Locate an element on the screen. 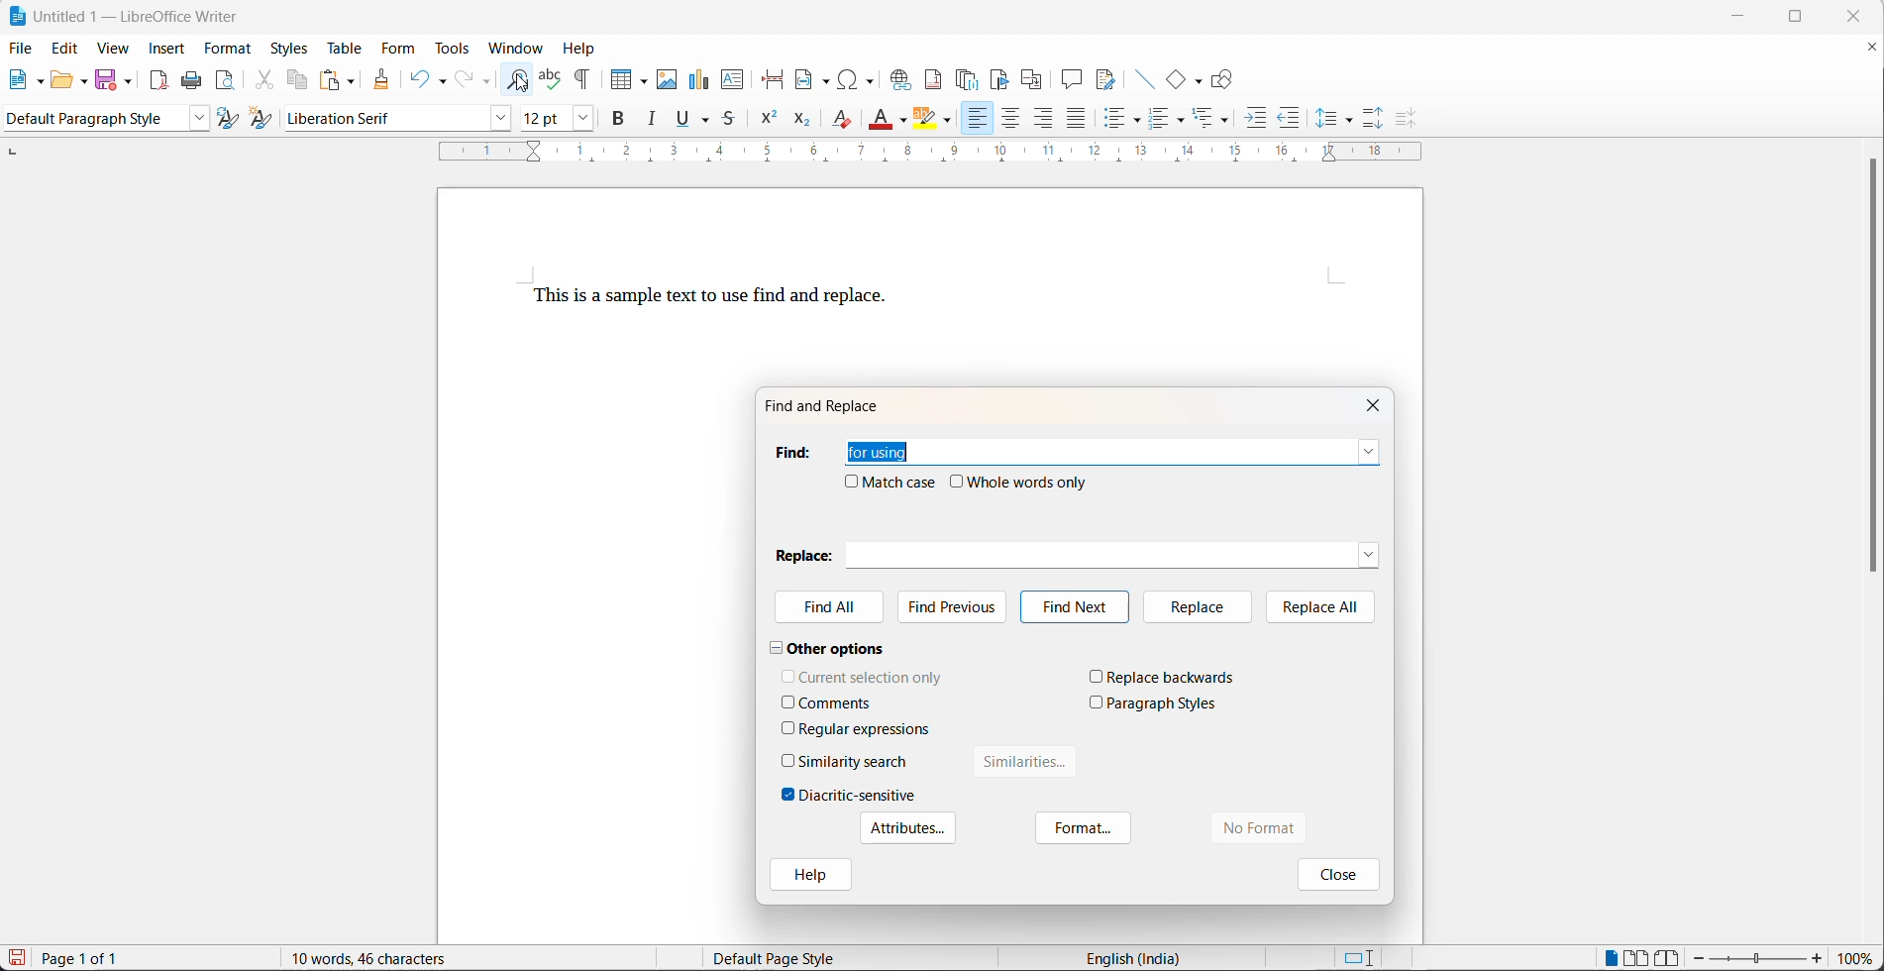  export as pdf is located at coordinates (158, 79).